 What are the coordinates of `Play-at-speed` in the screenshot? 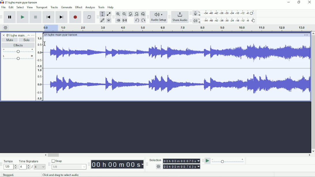 It's located at (208, 161).